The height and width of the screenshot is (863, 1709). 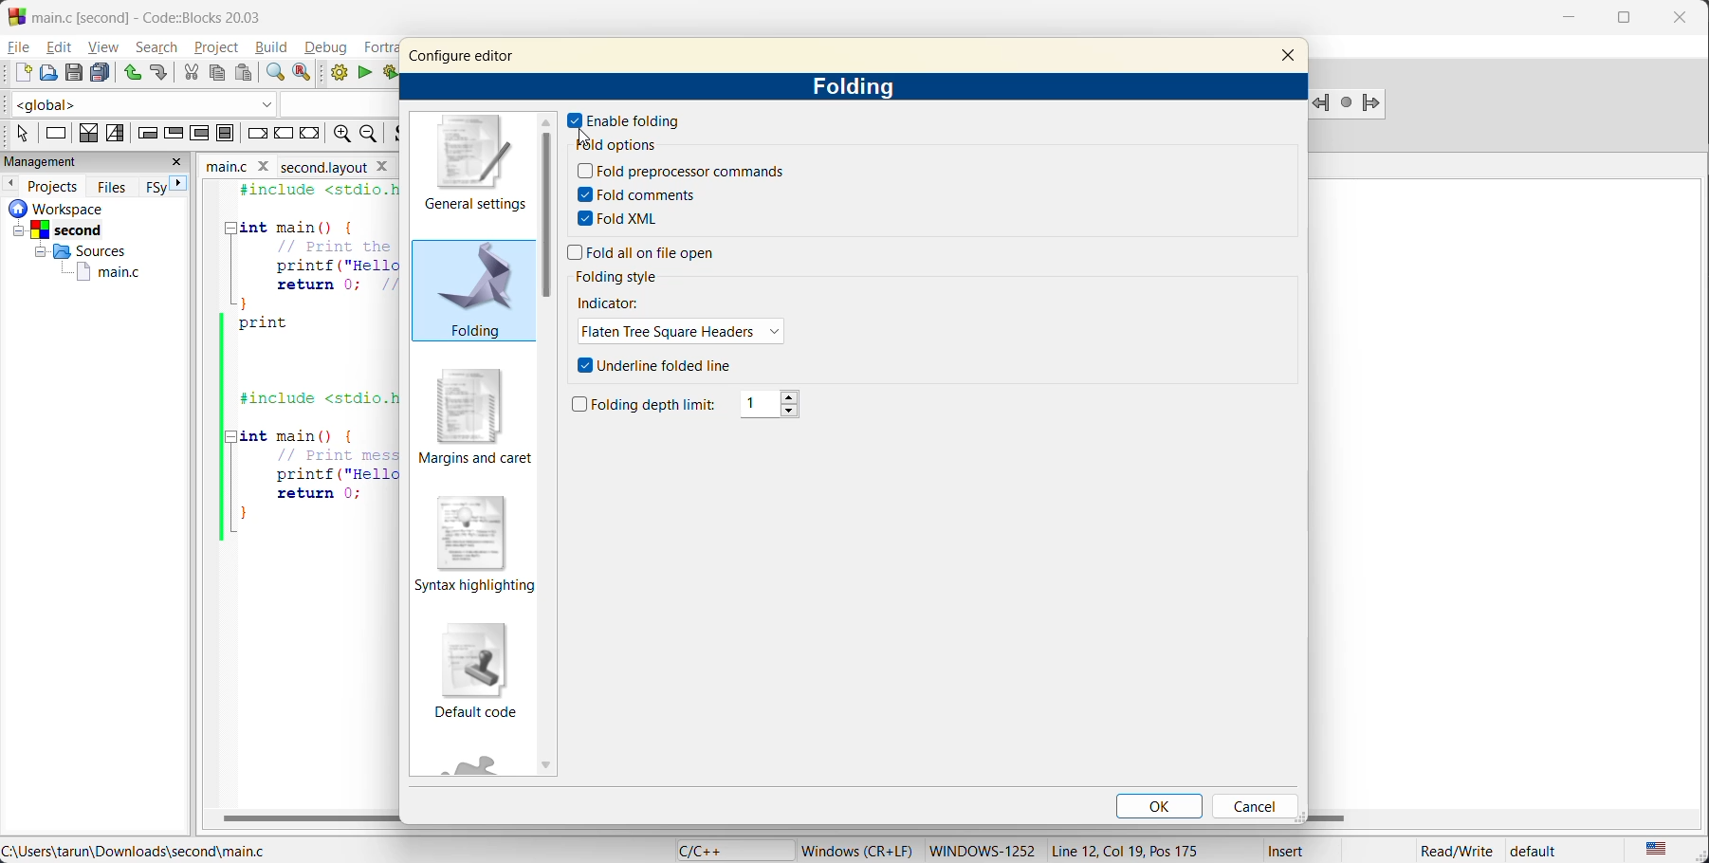 I want to click on fortran, so click(x=381, y=46).